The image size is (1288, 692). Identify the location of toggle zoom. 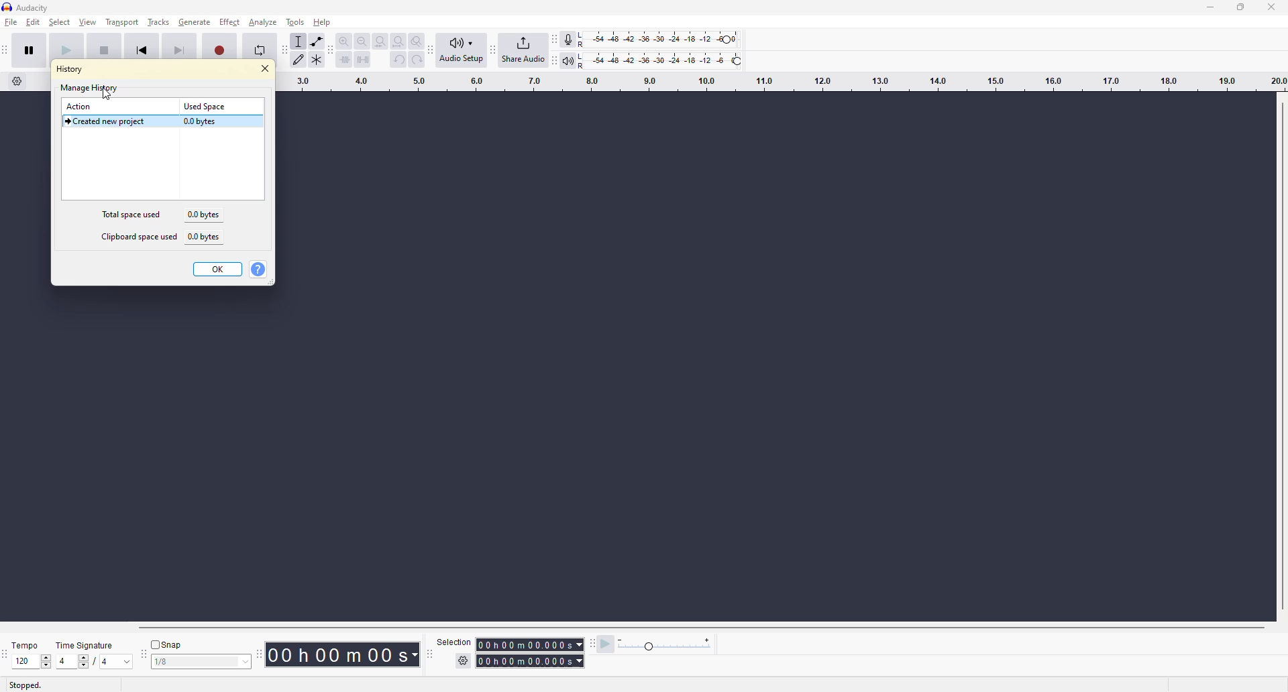
(416, 40).